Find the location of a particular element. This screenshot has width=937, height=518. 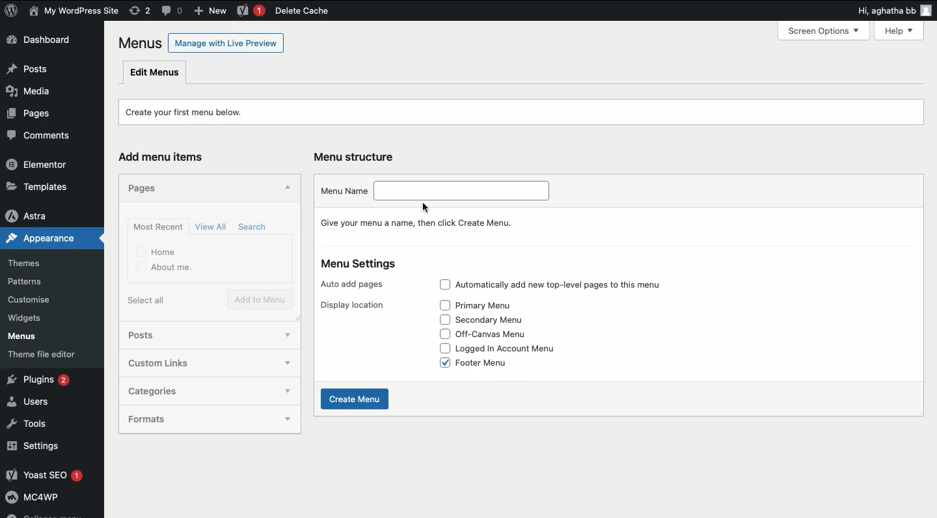

Footer menu is located at coordinates (489, 363).